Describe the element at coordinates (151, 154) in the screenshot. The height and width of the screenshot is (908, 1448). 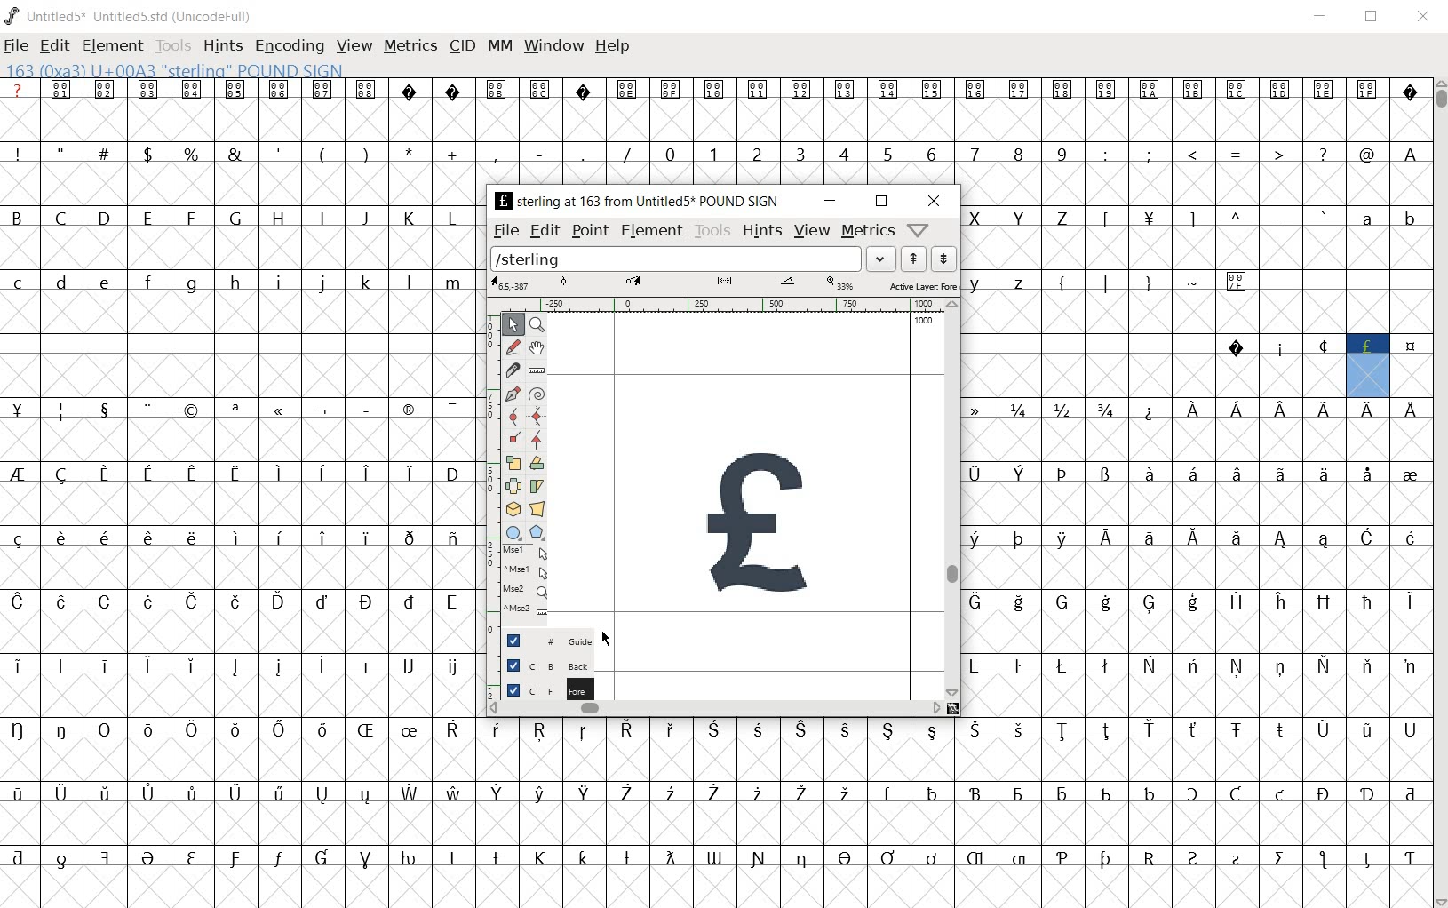
I see `$` at that location.